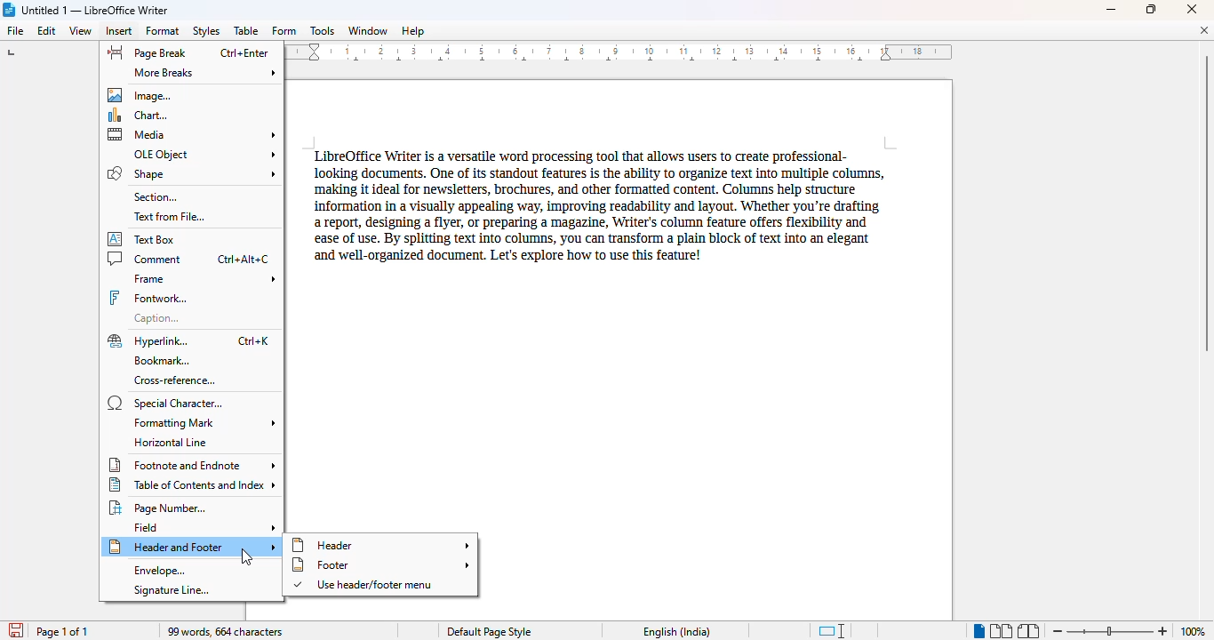  Describe the element at coordinates (227, 632) in the screenshot. I see `99 words, 664 characters` at that location.